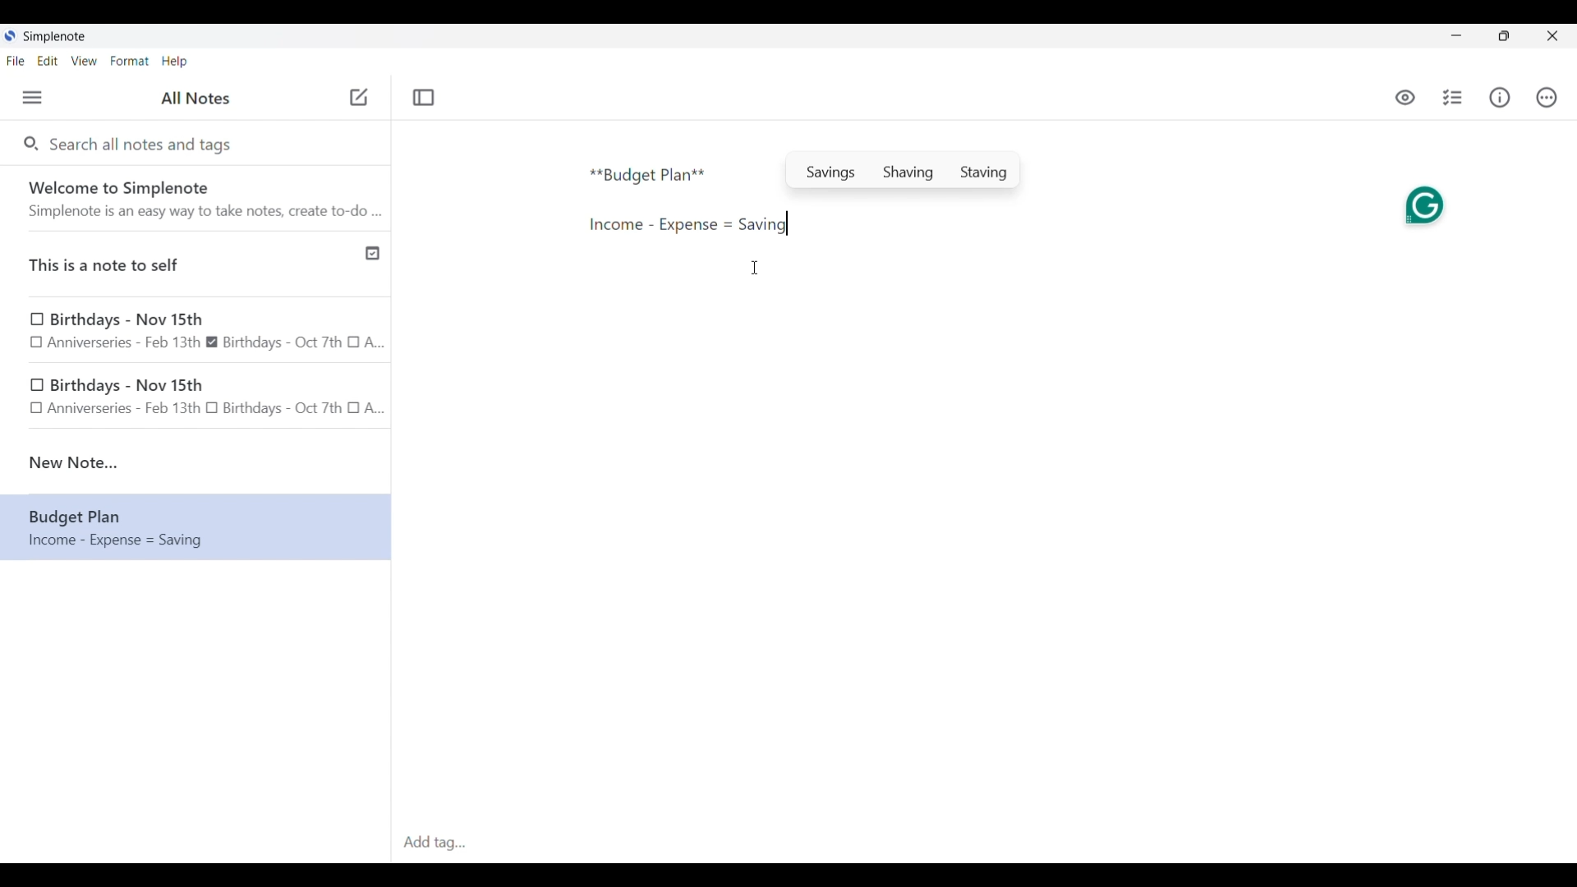  Describe the element at coordinates (200, 198) in the screenshot. I see `Software welcome note` at that location.